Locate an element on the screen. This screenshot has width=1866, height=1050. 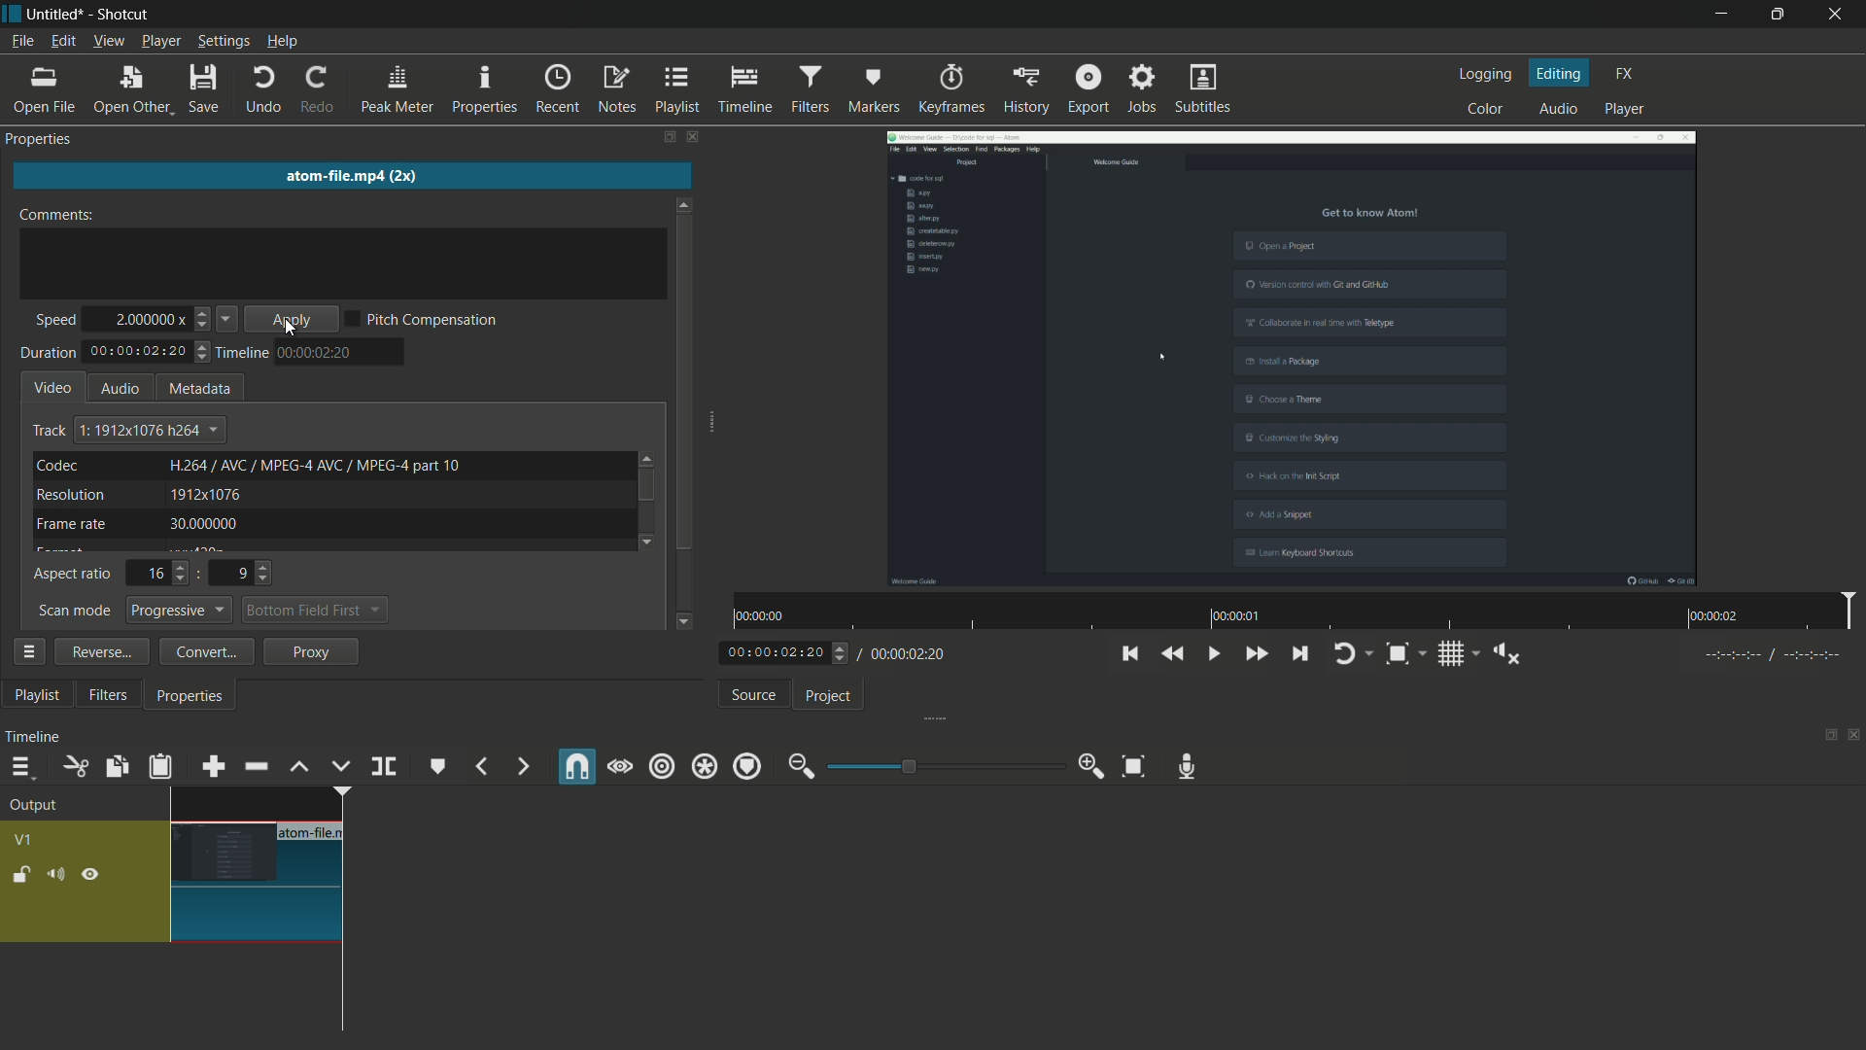
undo is located at coordinates (264, 90).